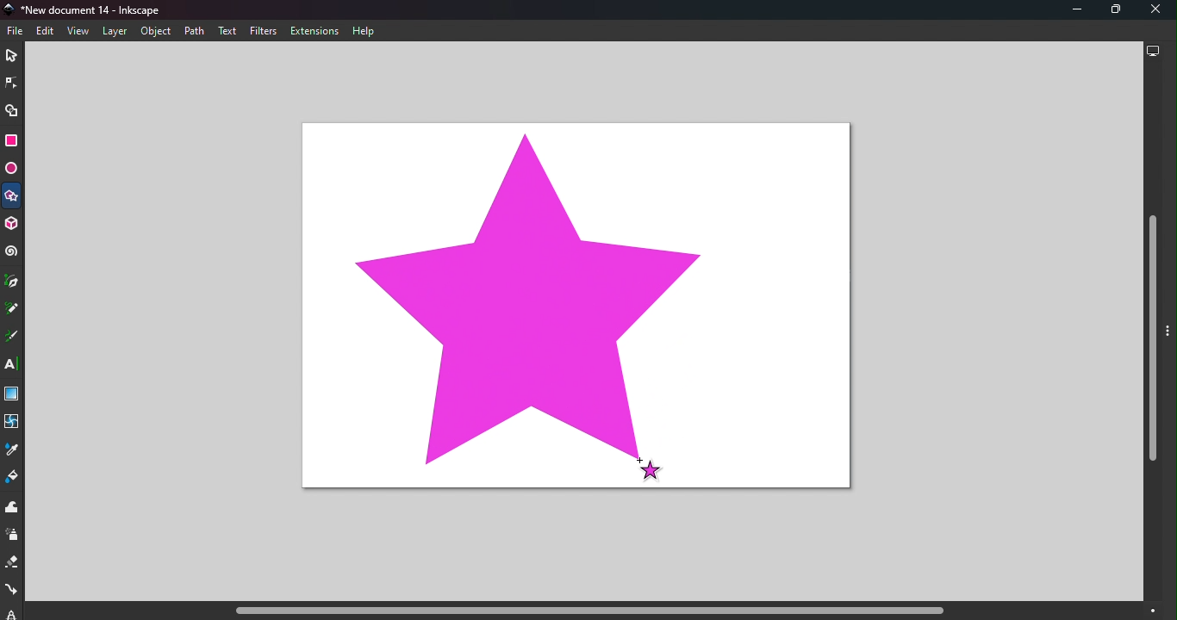  Describe the element at coordinates (15, 508) in the screenshot. I see `Tweak tool` at that location.